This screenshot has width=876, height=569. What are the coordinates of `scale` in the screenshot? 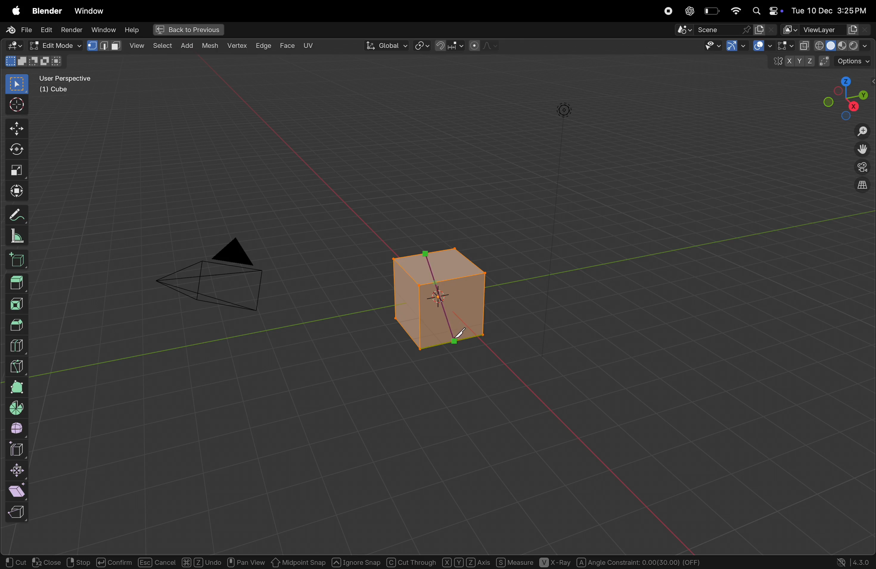 It's located at (14, 171).